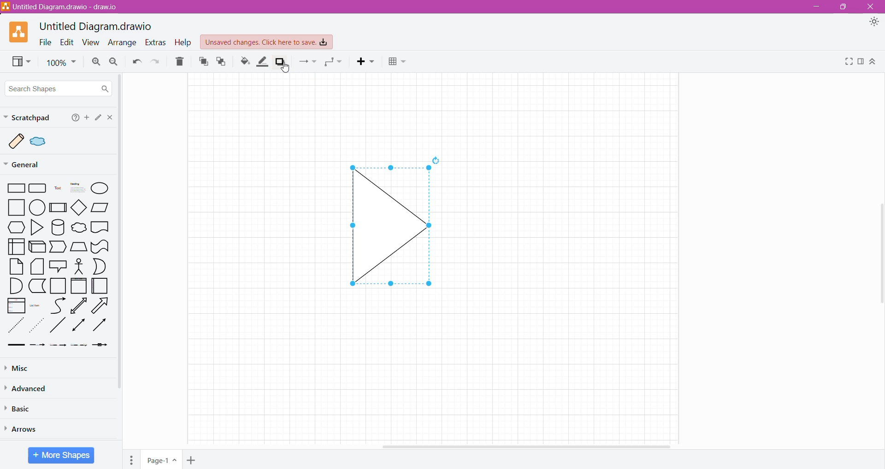  What do you see at coordinates (62, 6) in the screenshot?
I see `Untitled Diagram.draw.io - draw.io` at bounding box center [62, 6].